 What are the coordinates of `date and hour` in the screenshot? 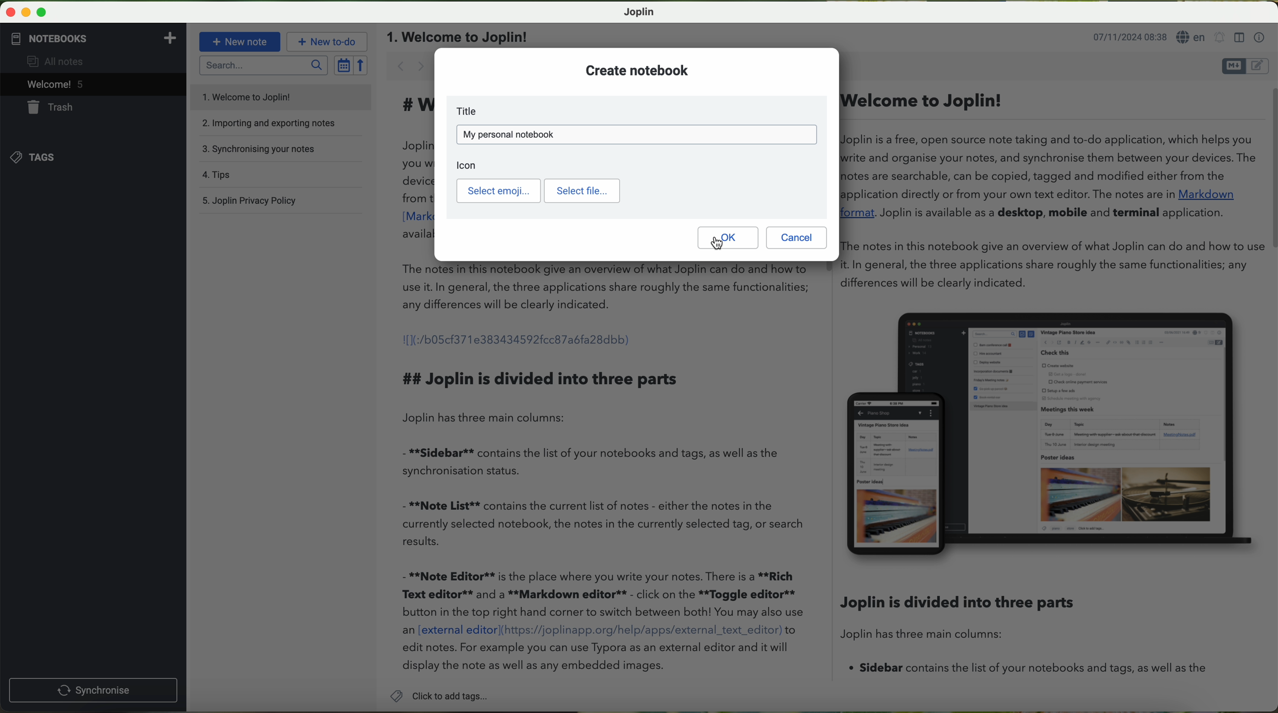 It's located at (1128, 39).